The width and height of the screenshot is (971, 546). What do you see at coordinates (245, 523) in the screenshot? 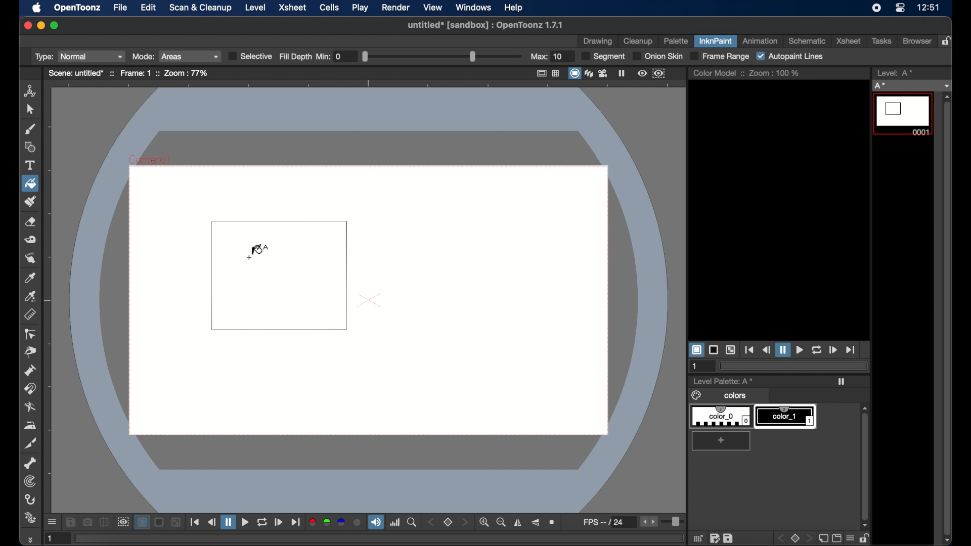
I see `play button` at bounding box center [245, 523].